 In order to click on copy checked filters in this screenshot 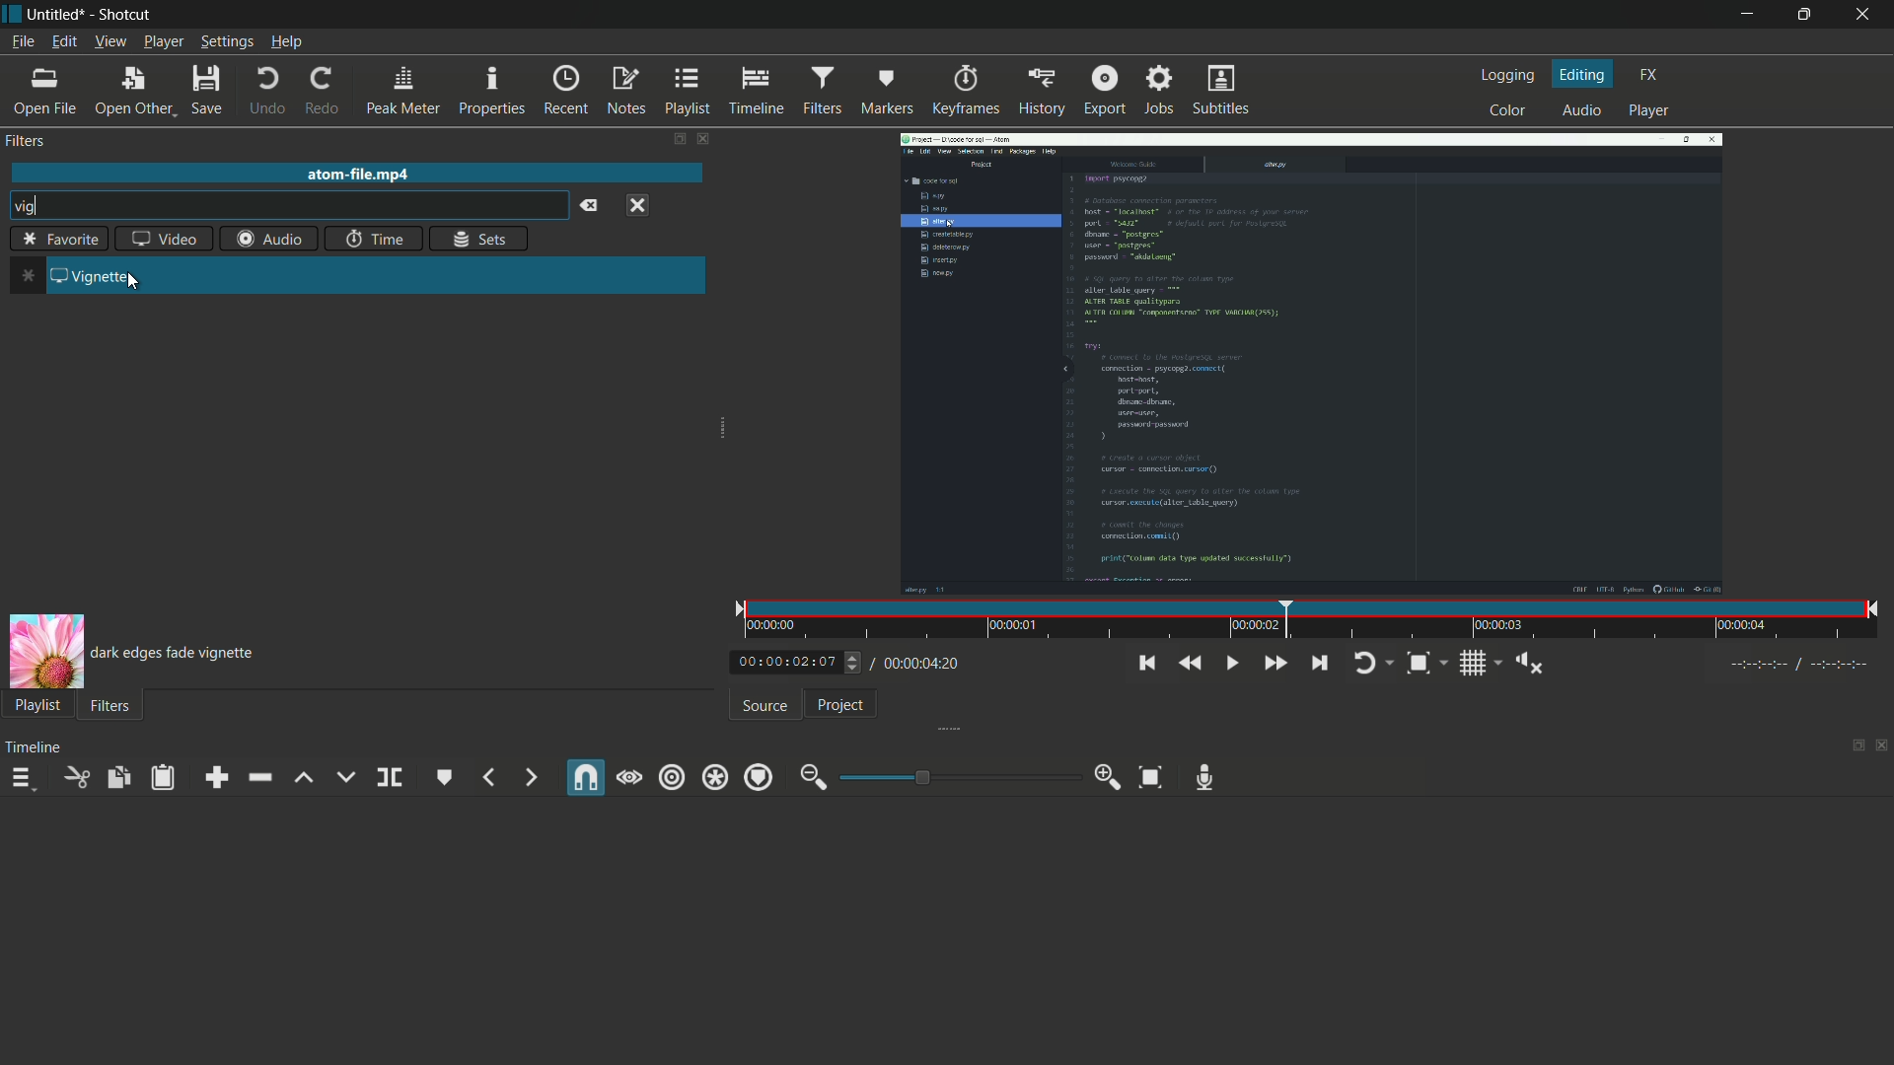, I will do `click(117, 777)`.